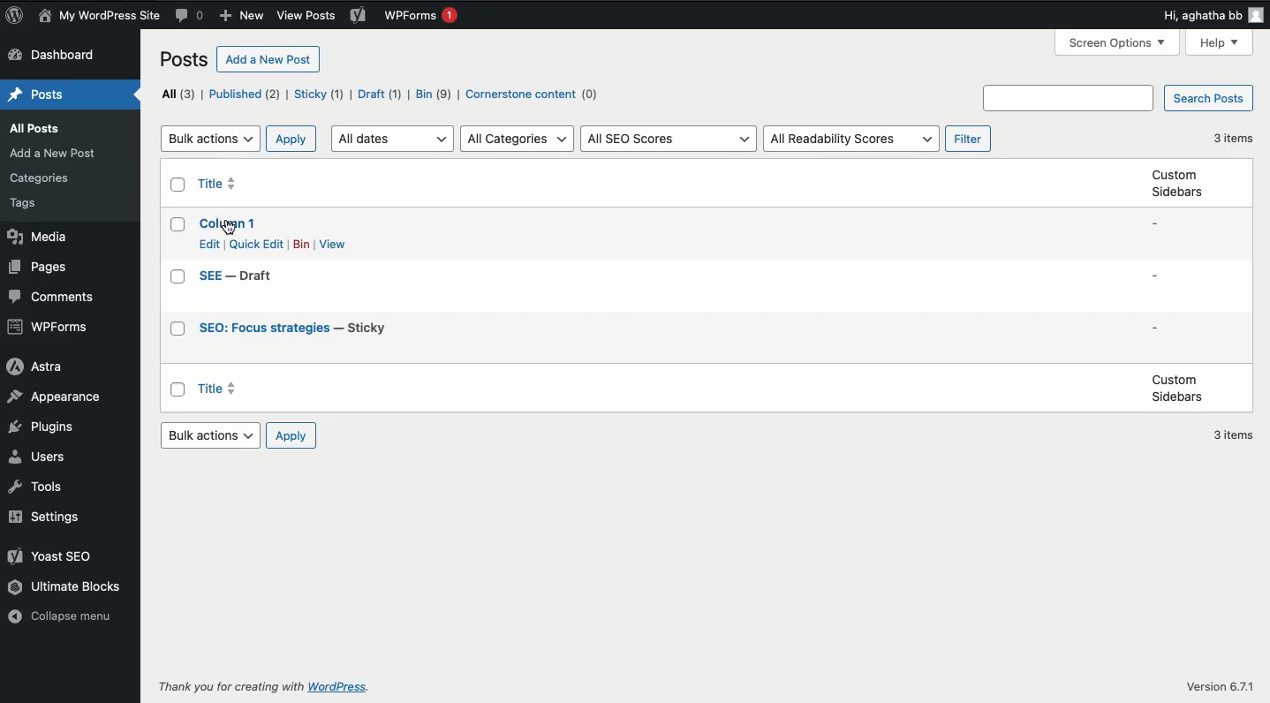 Image resolution: width=1270 pixels, height=703 pixels. What do you see at coordinates (291, 435) in the screenshot?
I see `Apply` at bounding box center [291, 435].